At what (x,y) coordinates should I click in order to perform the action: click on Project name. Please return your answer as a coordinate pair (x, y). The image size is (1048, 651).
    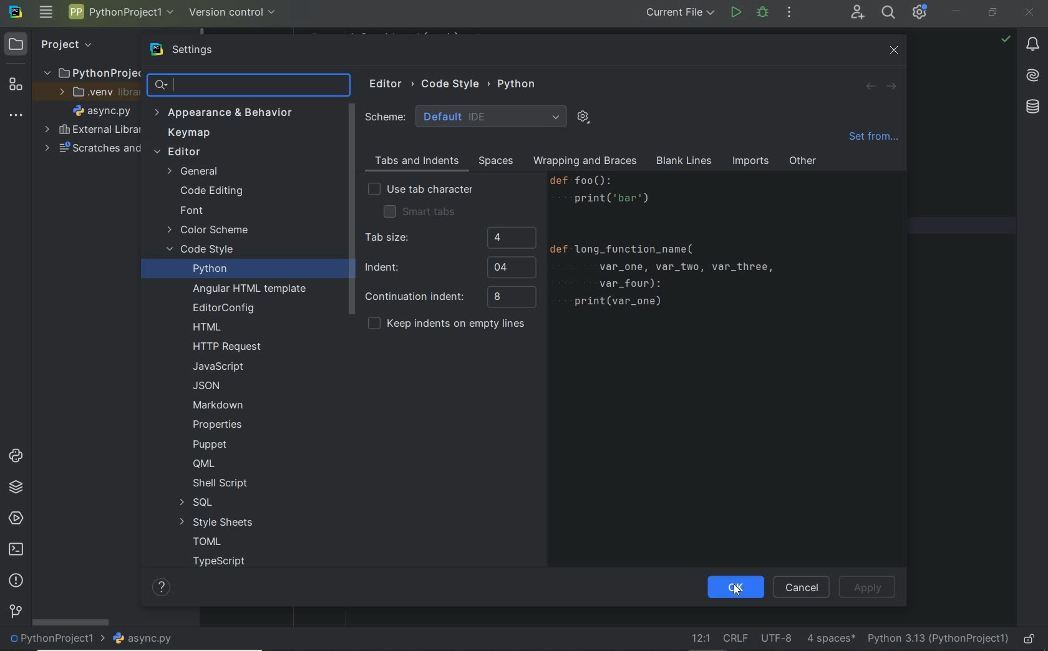
    Looking at the image, I should click on (119, 14).